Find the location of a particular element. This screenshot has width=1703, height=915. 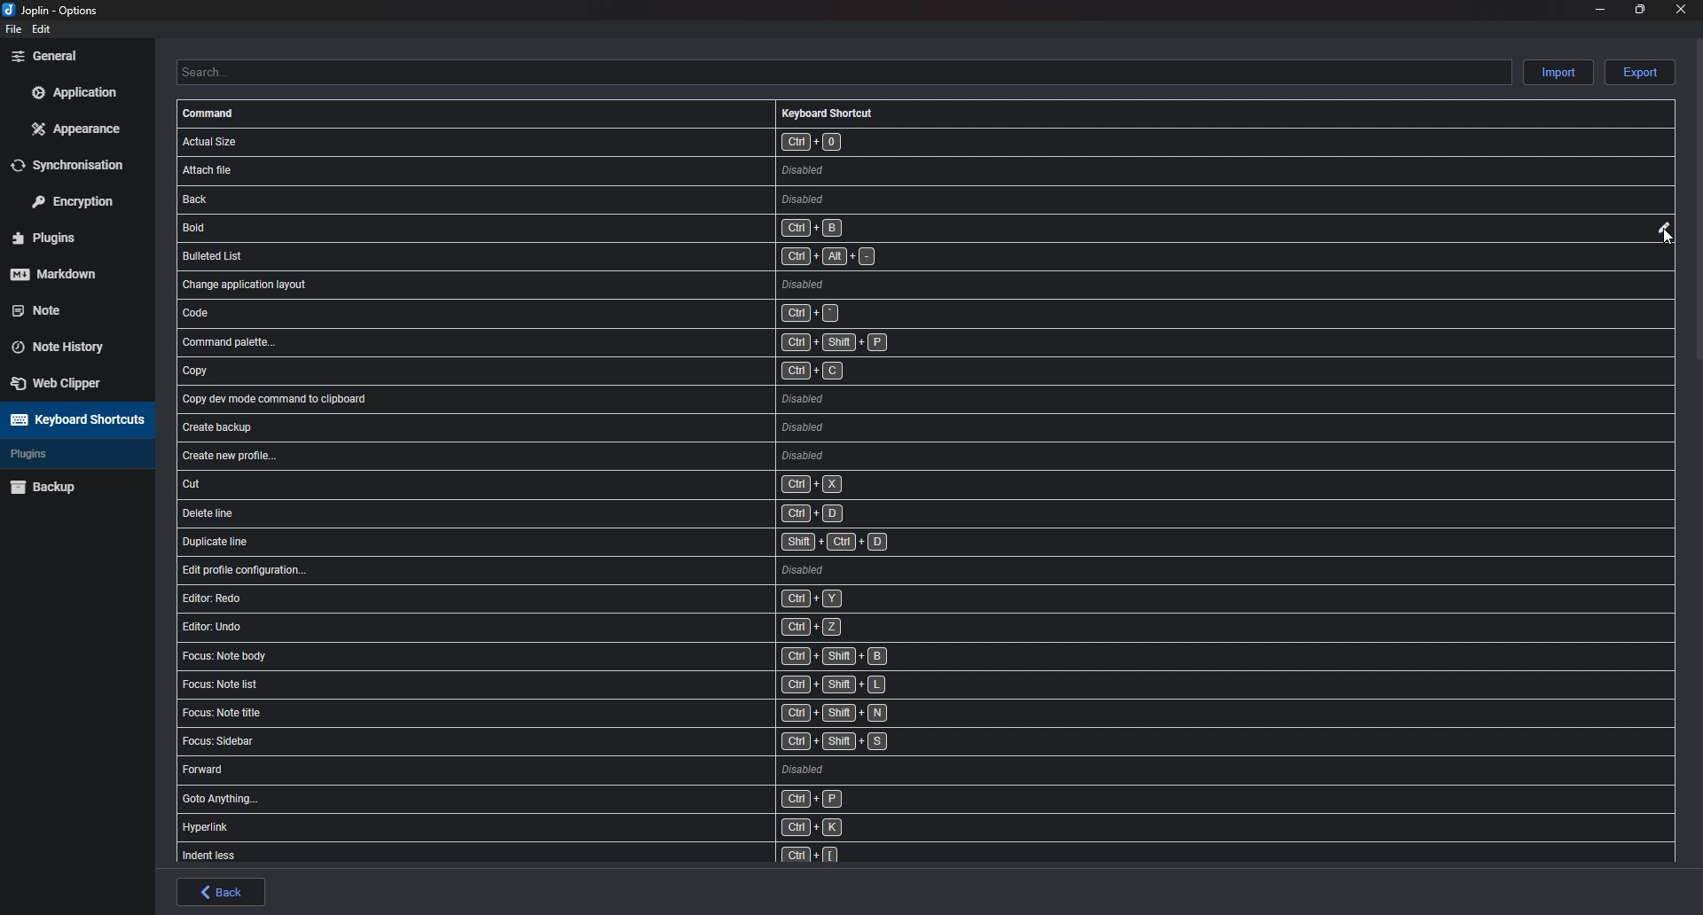

shortcut is located at coordinates (599, 342).